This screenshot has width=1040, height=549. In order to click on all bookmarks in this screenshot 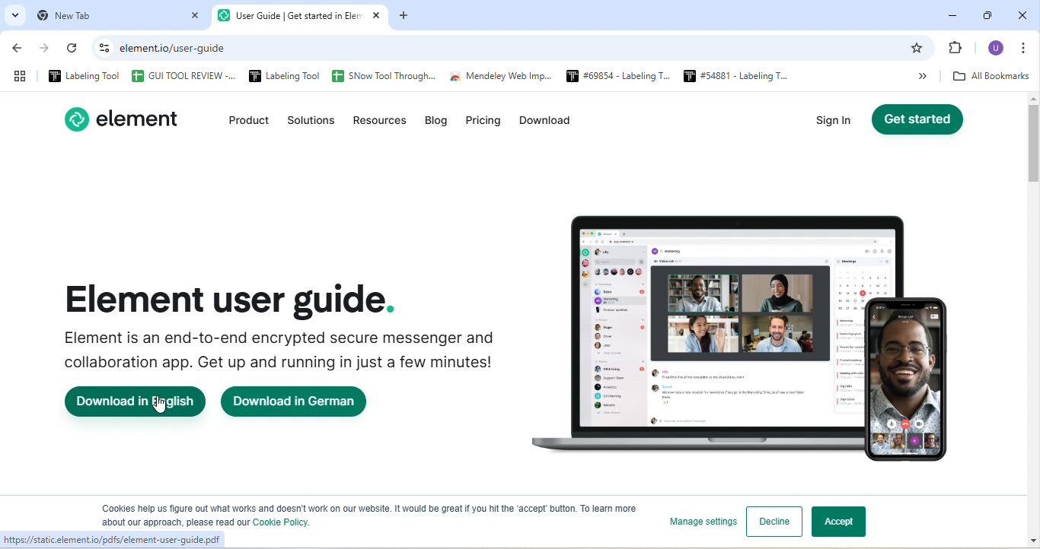, I will do `click(991, 78)`.